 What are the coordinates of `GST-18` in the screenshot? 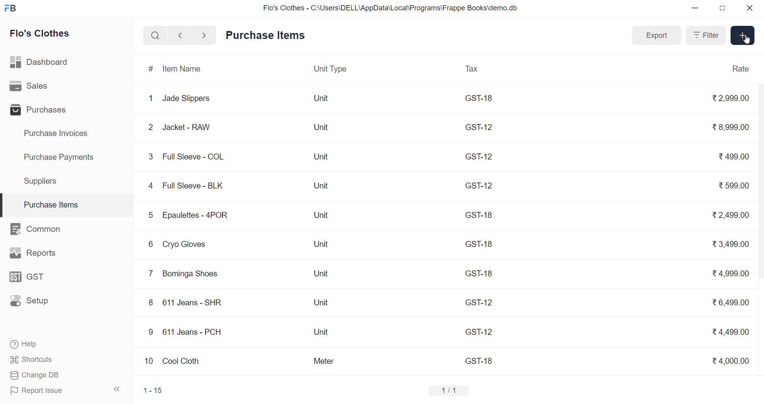 It's located at (479, 244).